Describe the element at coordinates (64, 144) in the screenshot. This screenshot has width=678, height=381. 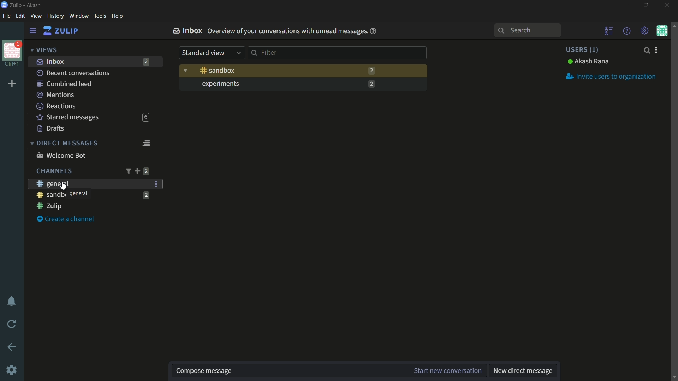
I see `direct messages dropdown` at that location.